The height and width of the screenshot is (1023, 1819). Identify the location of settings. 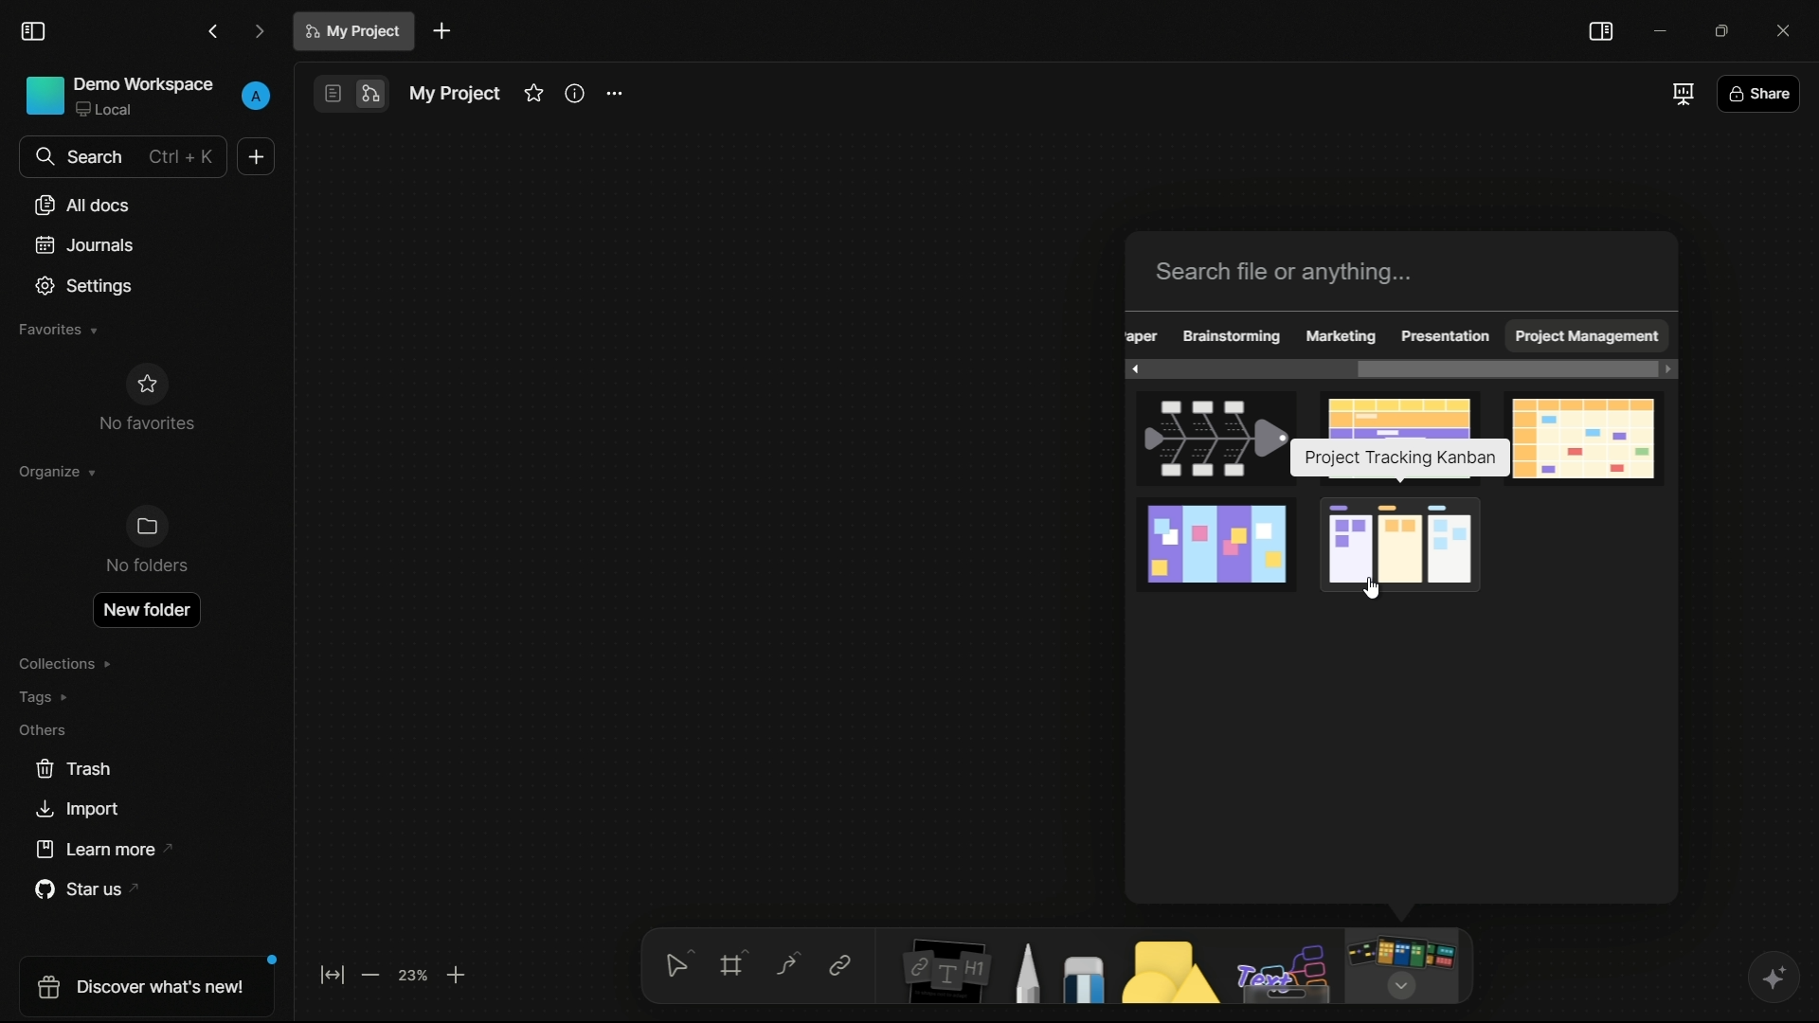
(85, 286).